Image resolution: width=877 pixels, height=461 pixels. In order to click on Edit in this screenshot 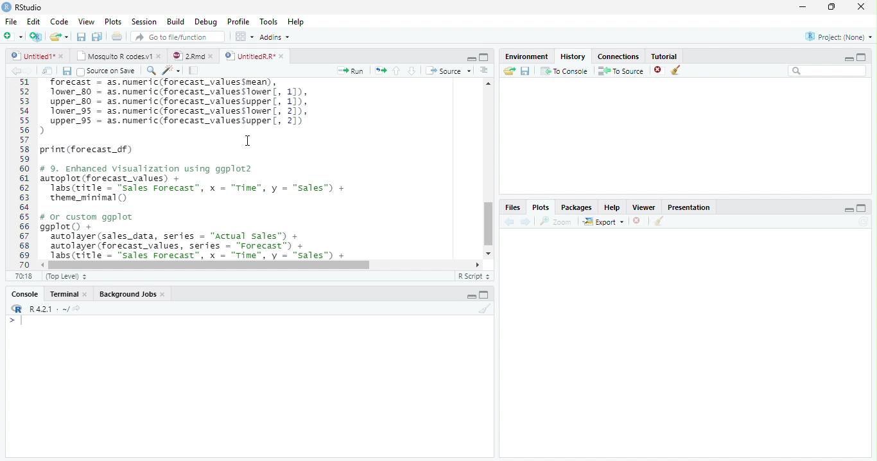, I will do `click(34, 21)`.